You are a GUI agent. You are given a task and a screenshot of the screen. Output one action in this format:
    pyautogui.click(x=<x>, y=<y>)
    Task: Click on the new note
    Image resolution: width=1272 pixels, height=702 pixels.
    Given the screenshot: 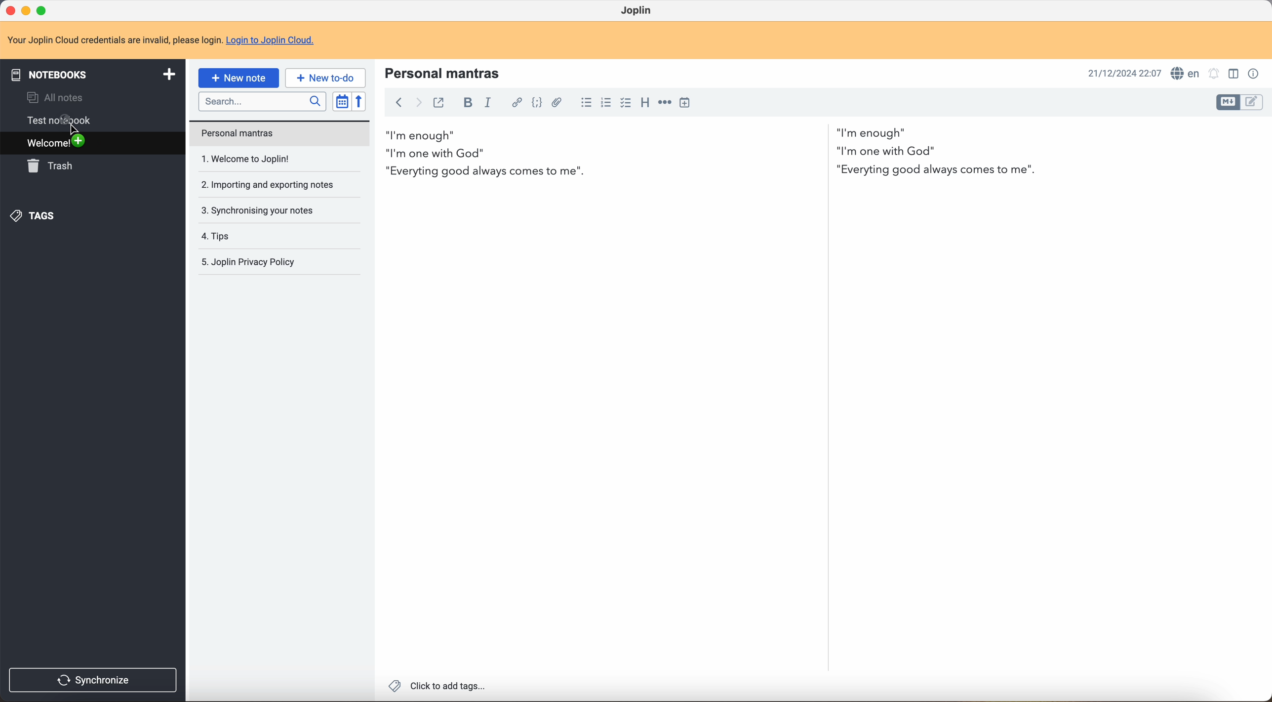 What is the action you would take?
    pyautogui.click(x=238, y=77)
    